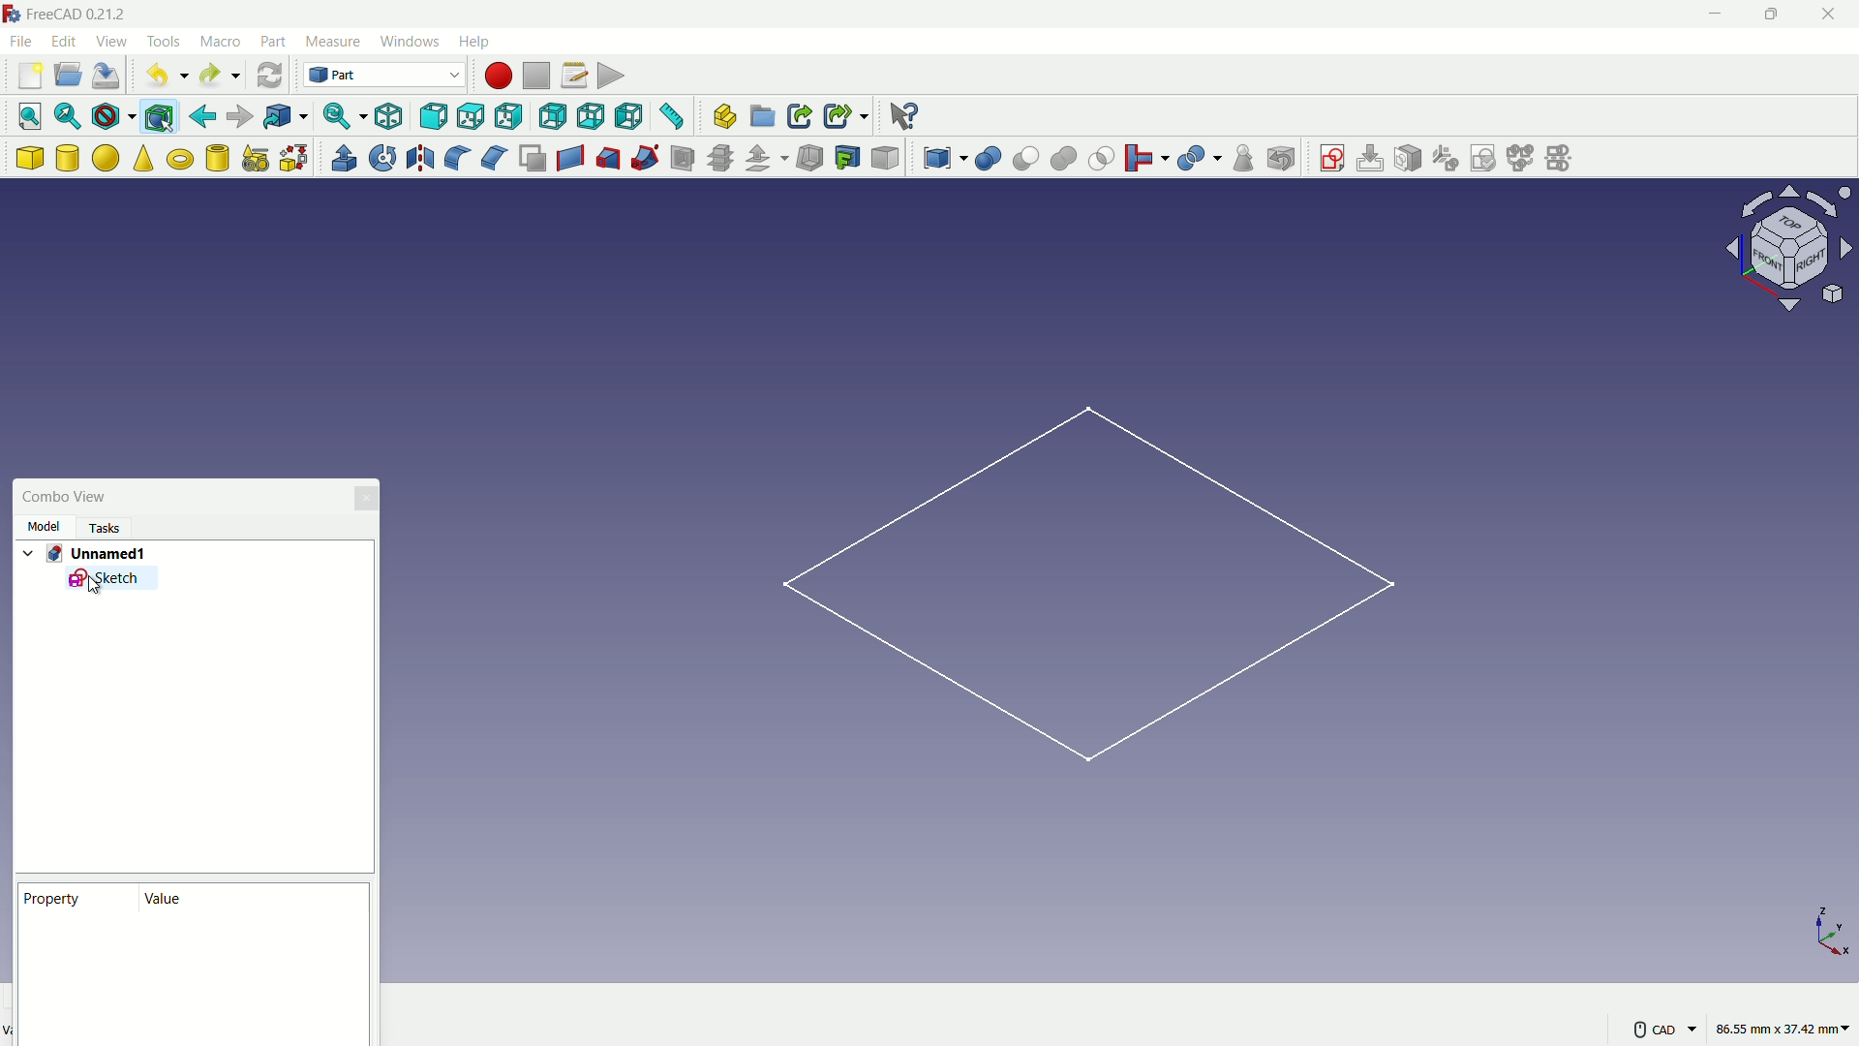  What do you see at coordinates (366, 502) in the screenshot?
I see `Close` at bounding box center [366, 502].